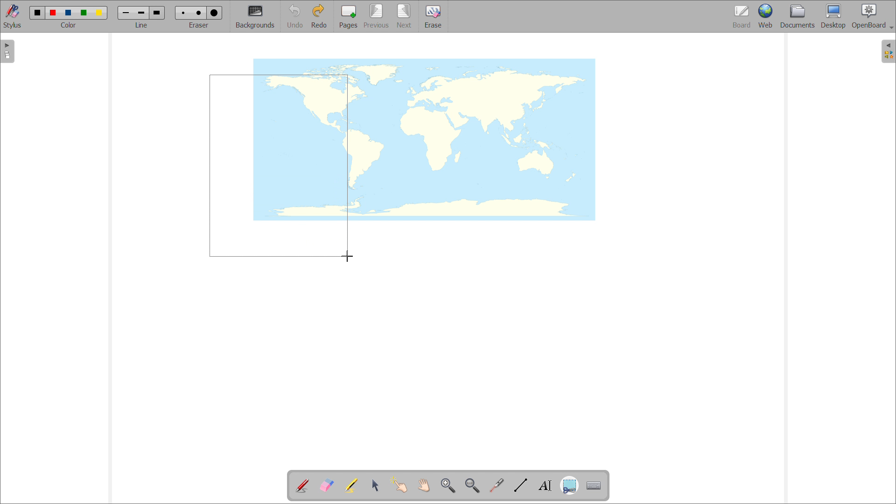 The height and width of the screenshot is (504, 896). I want to click on redo, so click(319, 16).